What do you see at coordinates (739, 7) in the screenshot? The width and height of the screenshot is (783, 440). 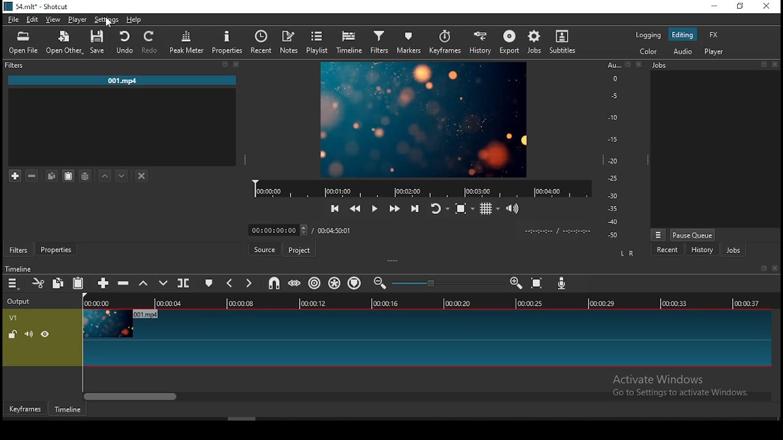 I see `restore` at bounding box center [739, 7].